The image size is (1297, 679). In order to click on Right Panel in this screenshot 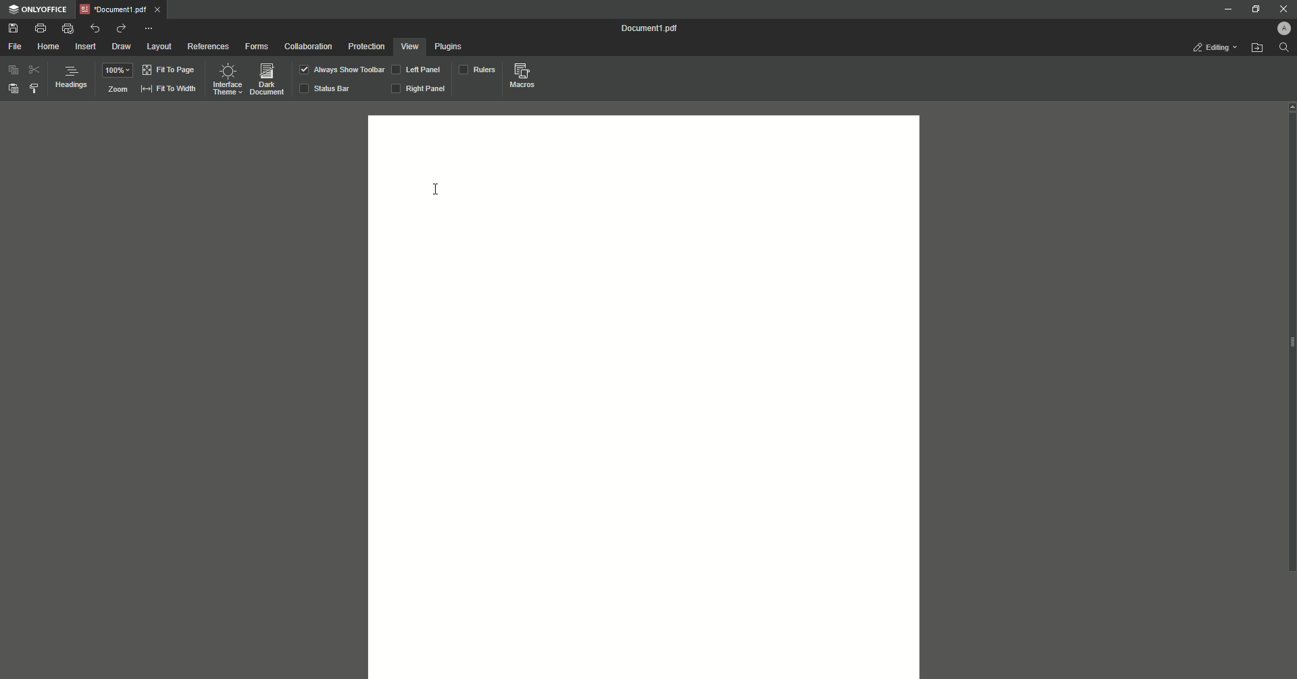, I will do `click(419, 89)`.